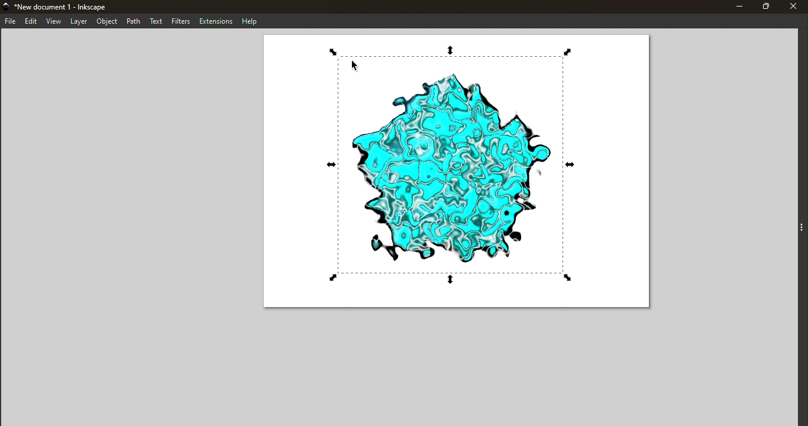  I want to click on View, so click(54, 22).